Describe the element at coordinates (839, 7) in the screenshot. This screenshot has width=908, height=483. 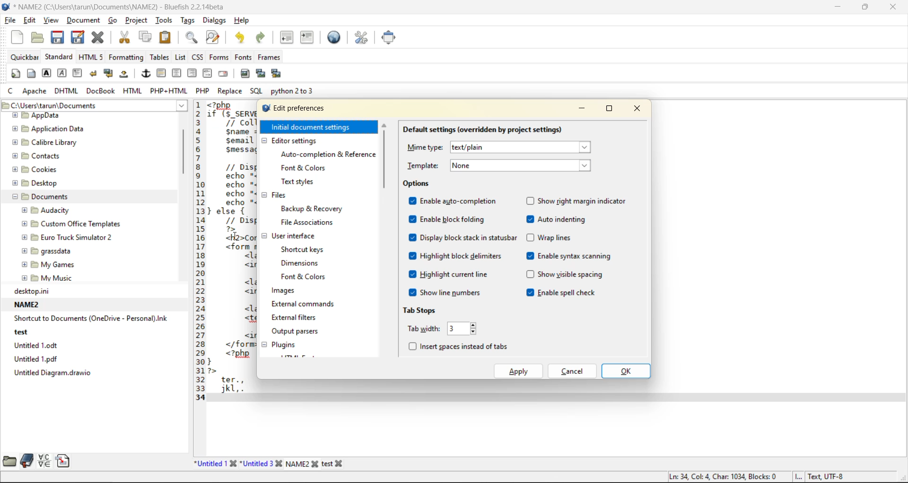
I see `minimize` at that location.